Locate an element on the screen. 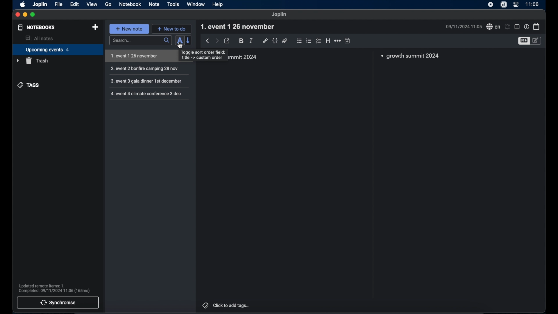  go is located at coordinates (108, 5).